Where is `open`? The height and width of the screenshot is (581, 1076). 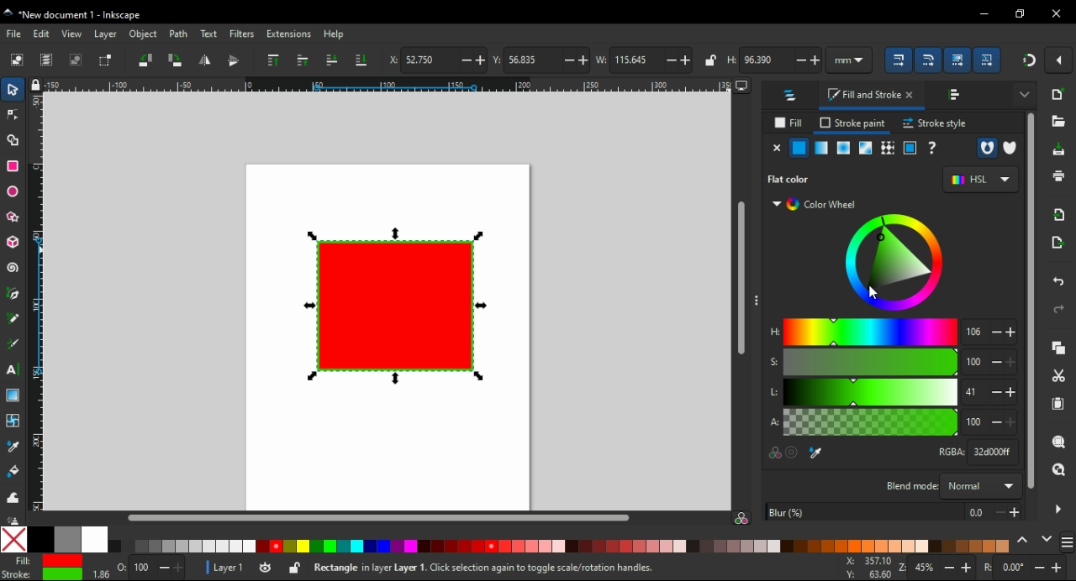 open is located at coordinates (1058, 123).